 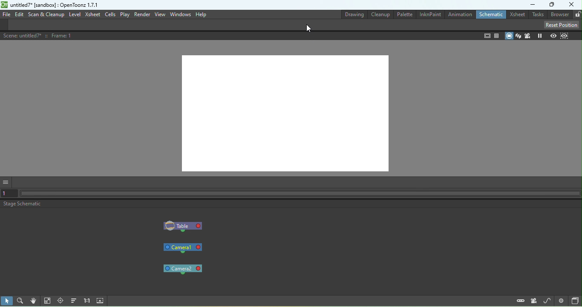 I want to click on Lock rooms tab, so click(x=577, y=14).